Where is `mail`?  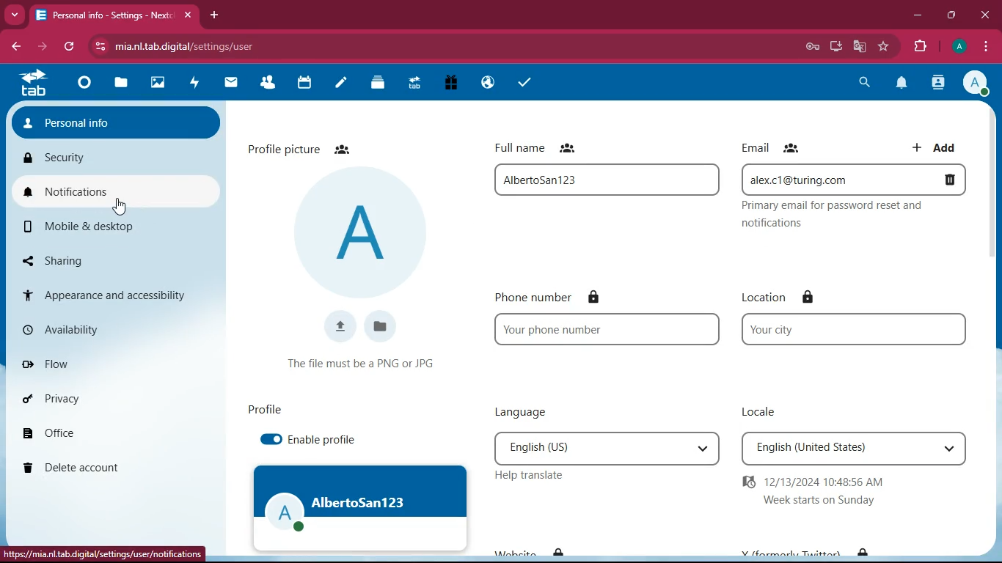
mail is located at coordinates (231, 84).